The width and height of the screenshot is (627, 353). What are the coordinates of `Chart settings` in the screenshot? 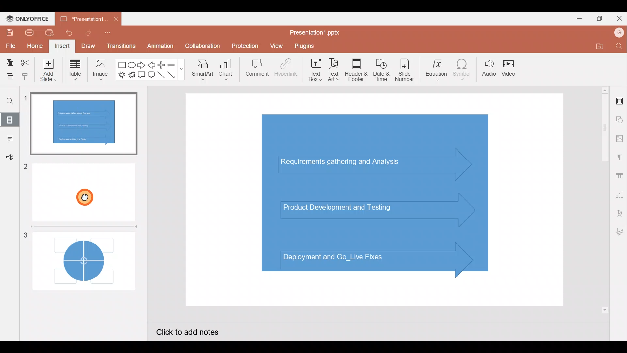 It's located at (620, 196).